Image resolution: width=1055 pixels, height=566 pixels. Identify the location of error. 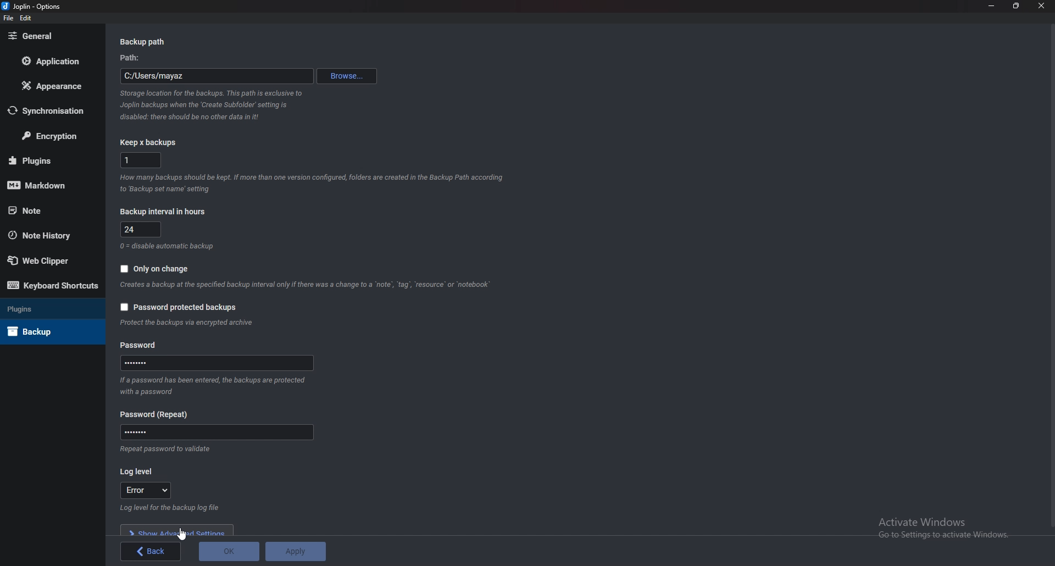
(150, 490).